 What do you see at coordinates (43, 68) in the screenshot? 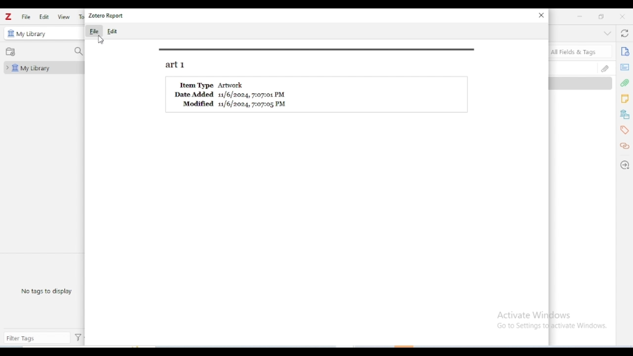
I see `my library` at bounding box center [43, 68].